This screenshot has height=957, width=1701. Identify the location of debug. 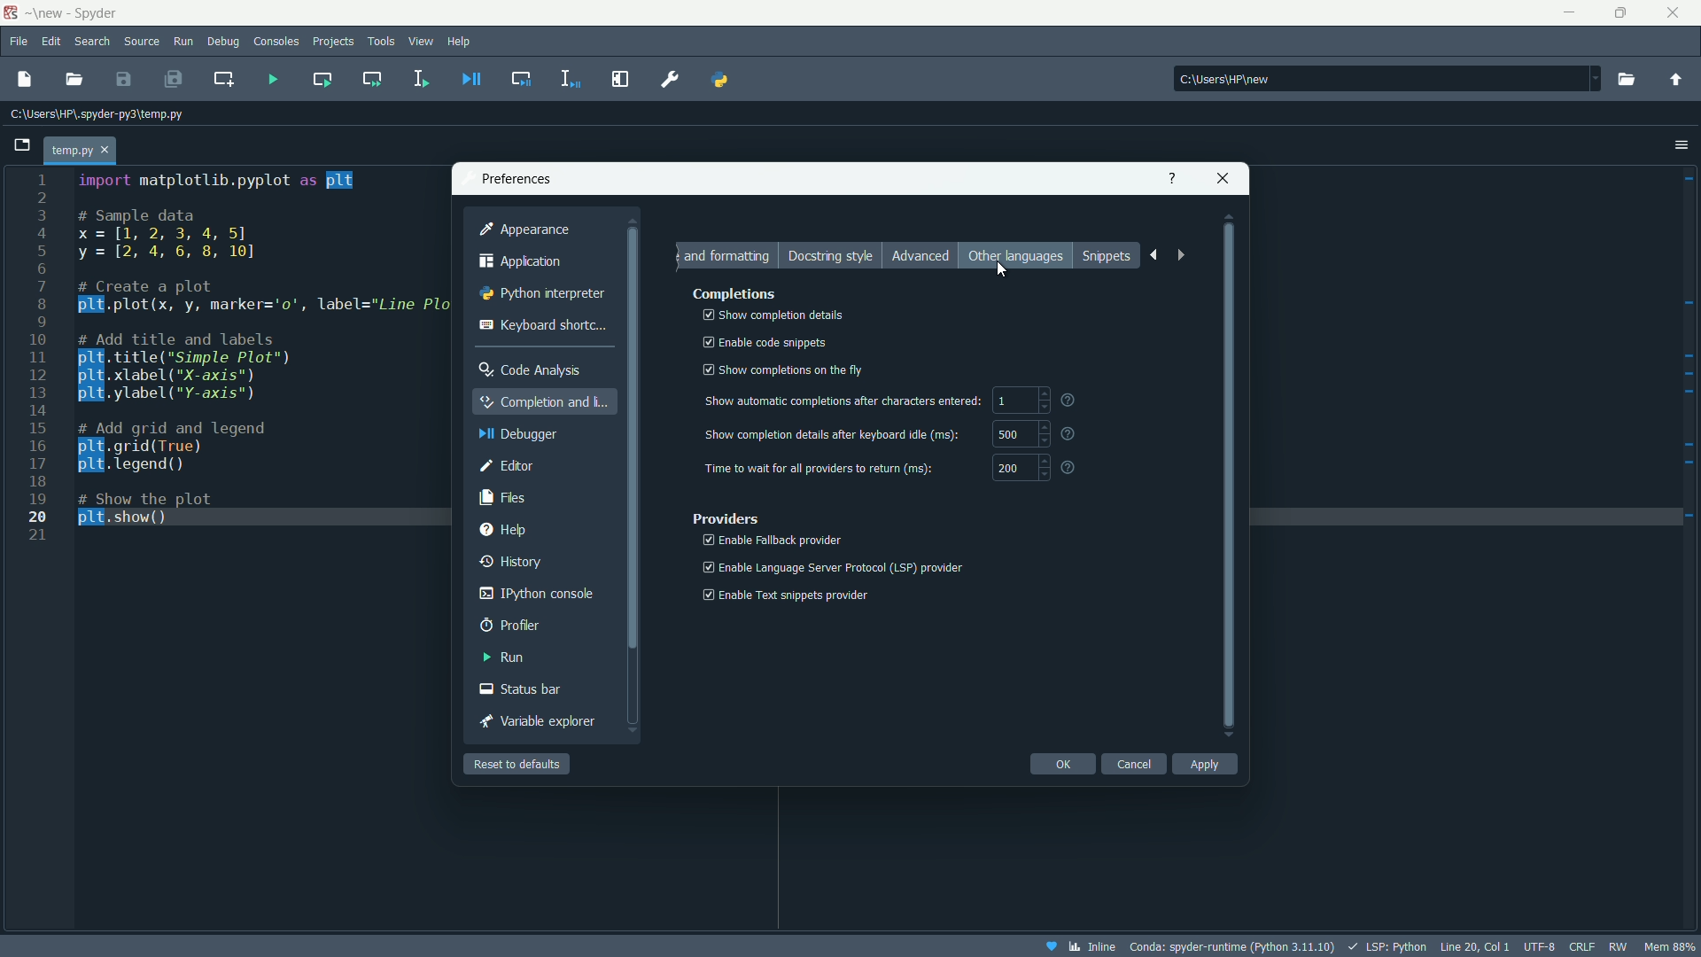
(222, 43).